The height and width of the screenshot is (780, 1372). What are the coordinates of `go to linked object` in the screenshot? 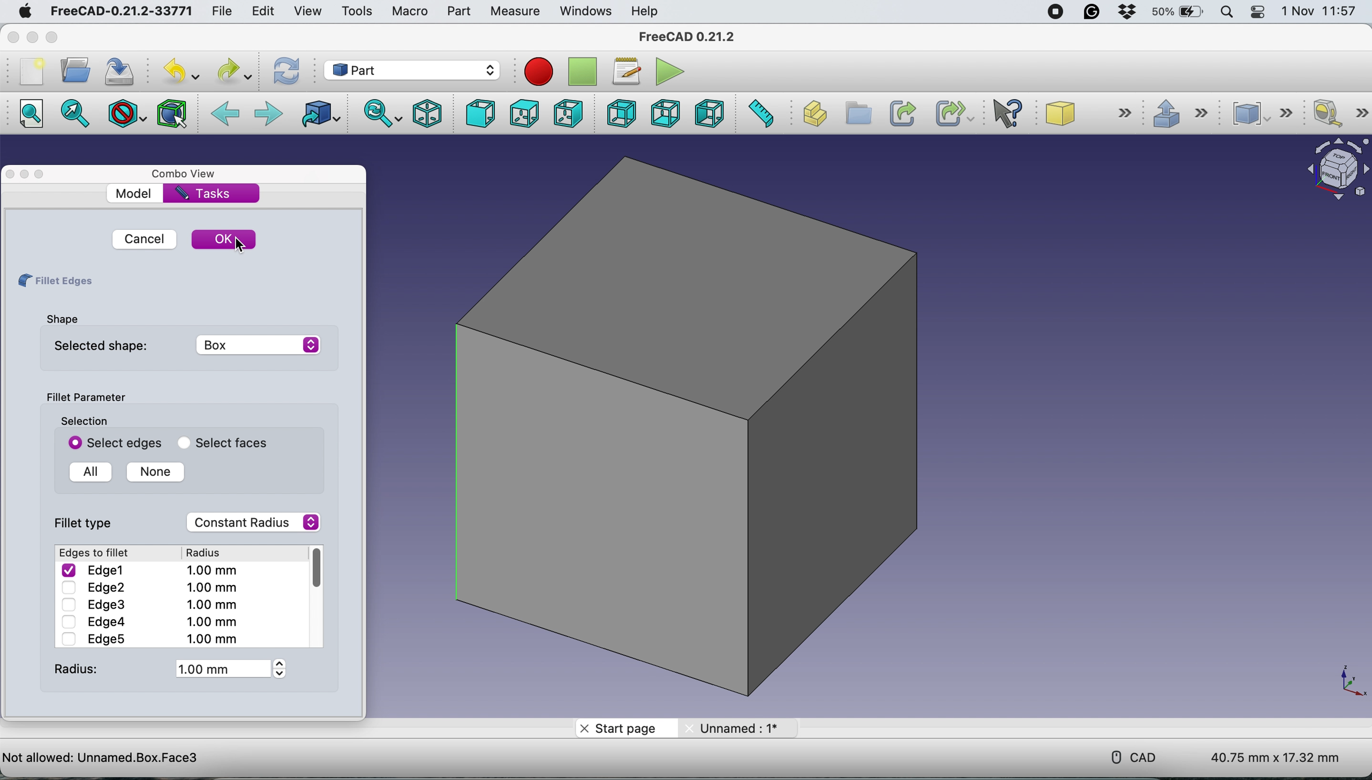 It's located at (319, 116).